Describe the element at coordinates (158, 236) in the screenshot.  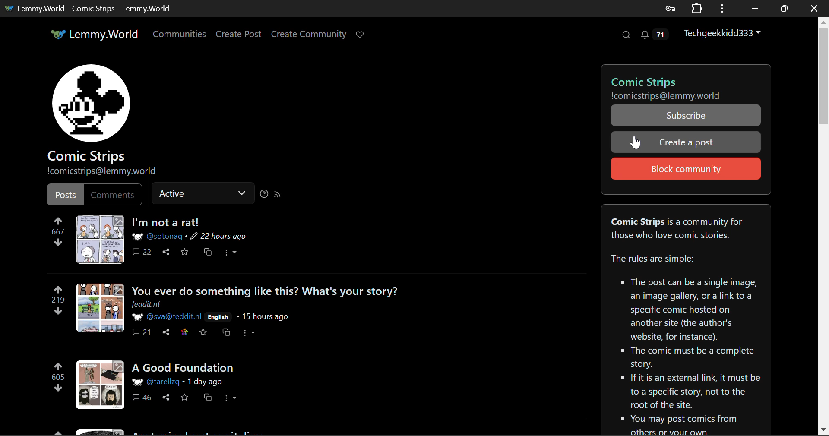
I see `@sotonaq` at that location.